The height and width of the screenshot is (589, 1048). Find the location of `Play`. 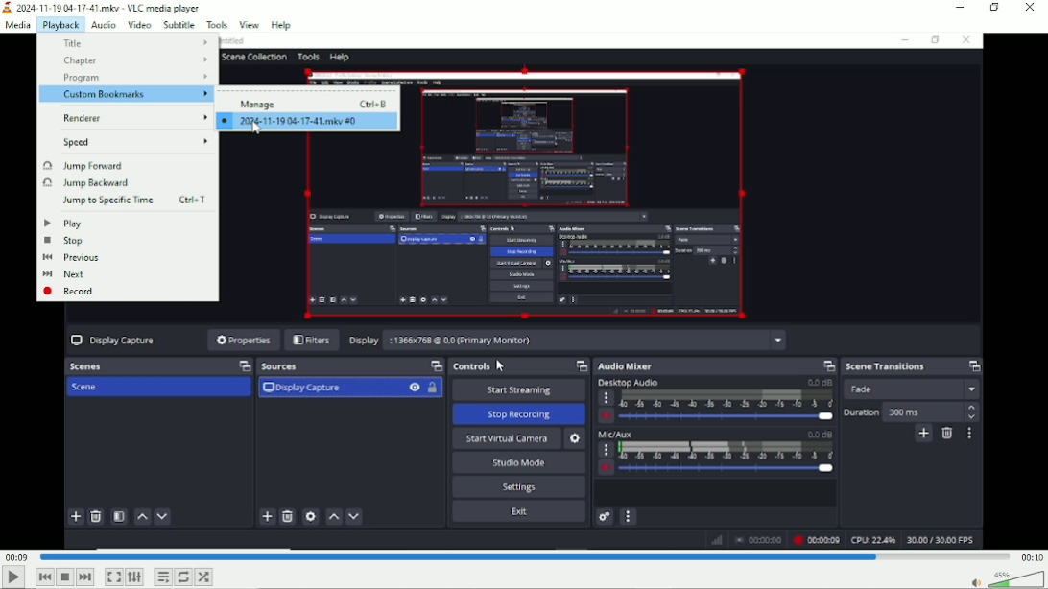

Play is located at coordinates (13, 577).